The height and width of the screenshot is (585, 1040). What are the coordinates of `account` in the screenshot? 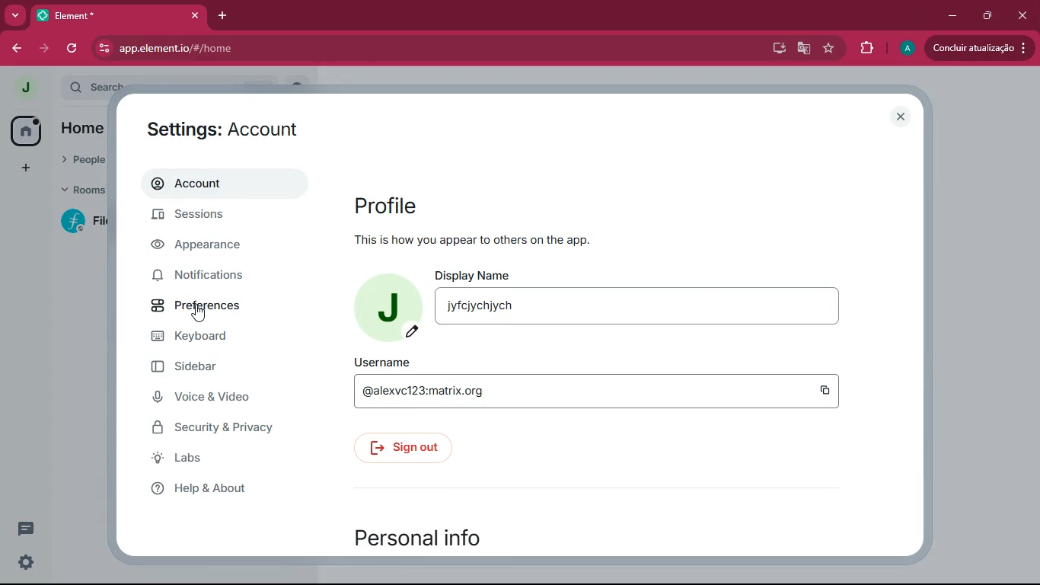 It's located at (219, 184).